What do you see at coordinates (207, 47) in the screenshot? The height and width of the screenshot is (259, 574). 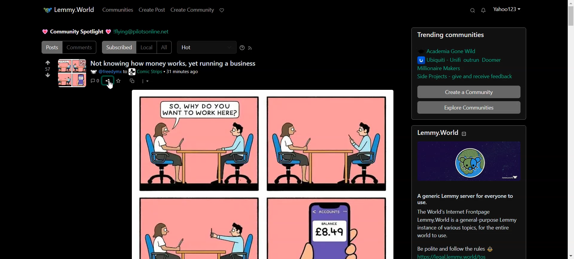 I see `Hot` at bounding box center [207, 47].